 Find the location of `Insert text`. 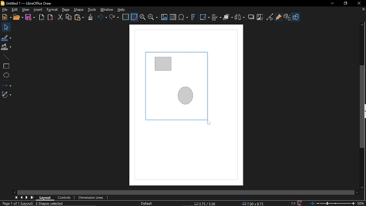

Insert text is located at coordinates (173, 17).